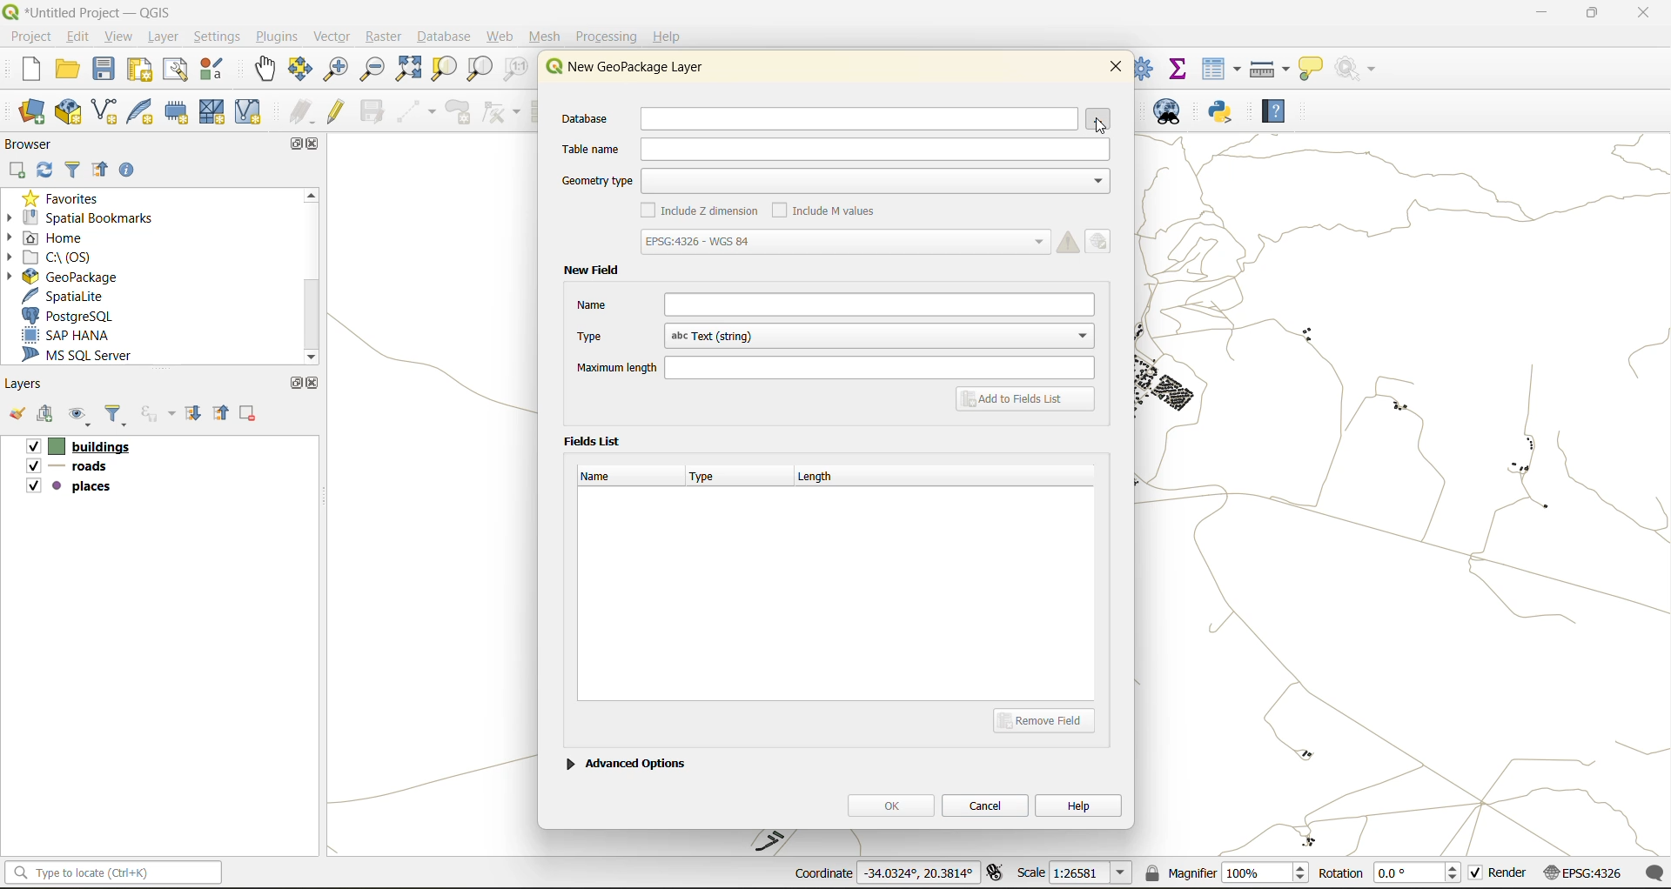 The height and width of the screenshot is (889, 1671). I want to click on table name, so click(840, 149).